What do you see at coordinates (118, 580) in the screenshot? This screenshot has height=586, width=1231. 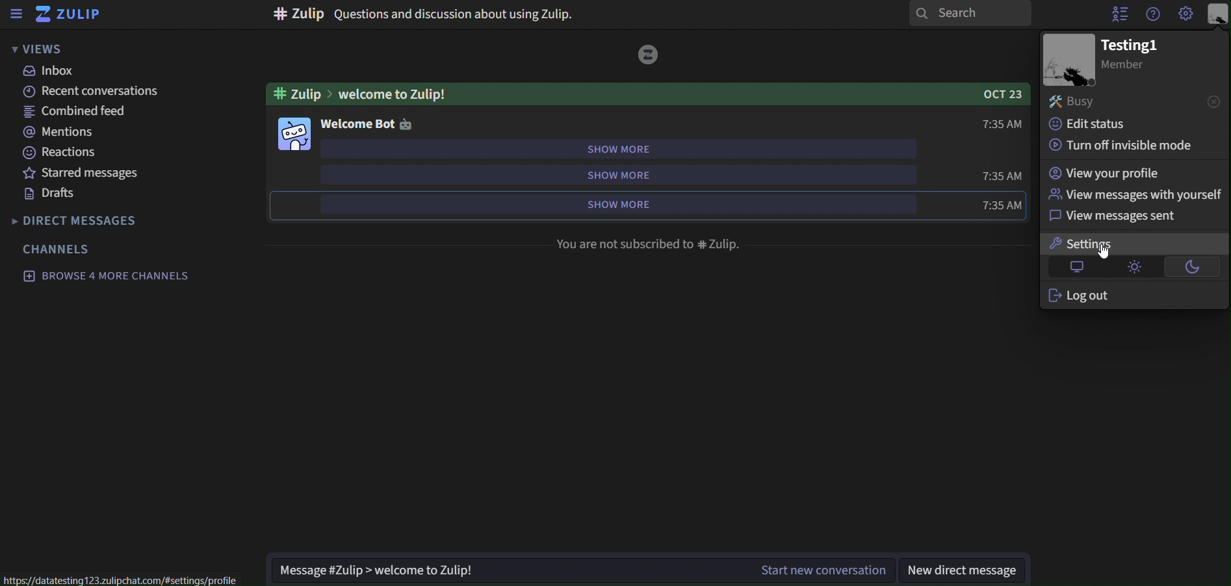 I see `htpps://datatesting123.zulipchat.com/#settings/profile` at bounding box center [118, 580].